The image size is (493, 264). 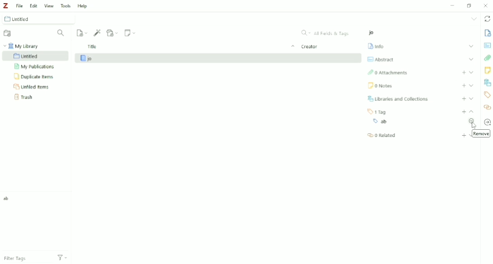 What do you see at coordinates (32, 86) in the screenshot?
I see `Unfiled Items` at bounding box center [32, 86].